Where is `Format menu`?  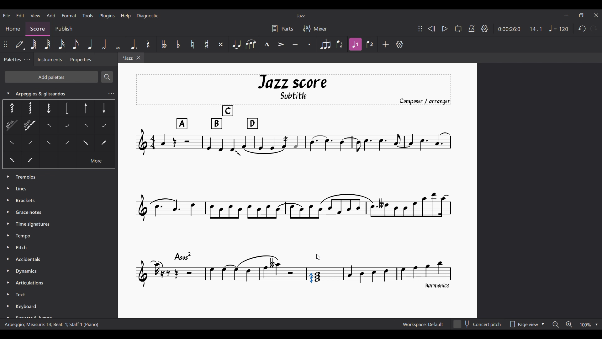 Format menu is located at coordinates (69, 15).